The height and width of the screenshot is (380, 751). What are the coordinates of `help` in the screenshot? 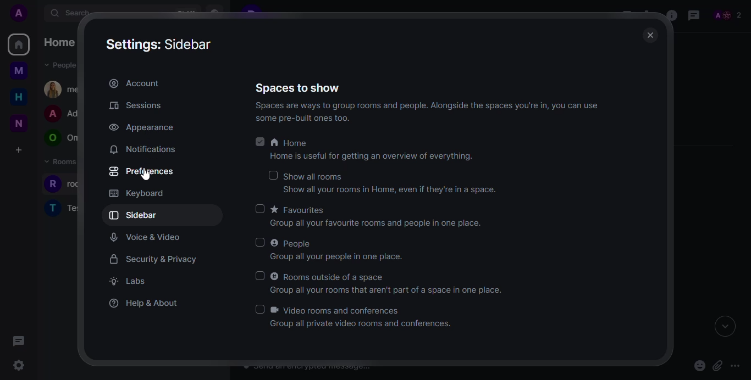 It's located at (145, 301).